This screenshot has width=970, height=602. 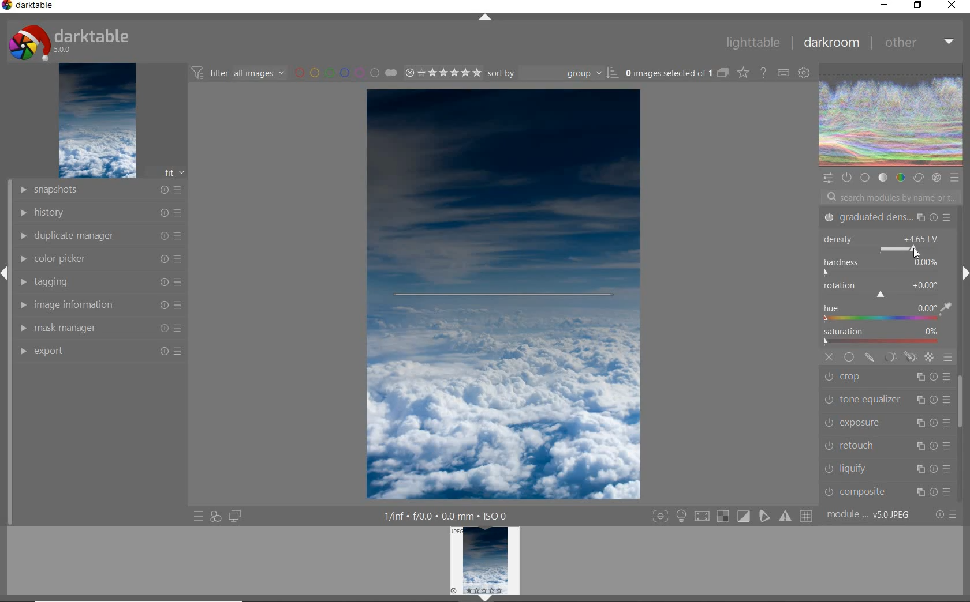 What do you see at coordinates (827, 176) in the screenshot?
I see `QUICK ACCESS PANEL` at bounding box center [827, 176].